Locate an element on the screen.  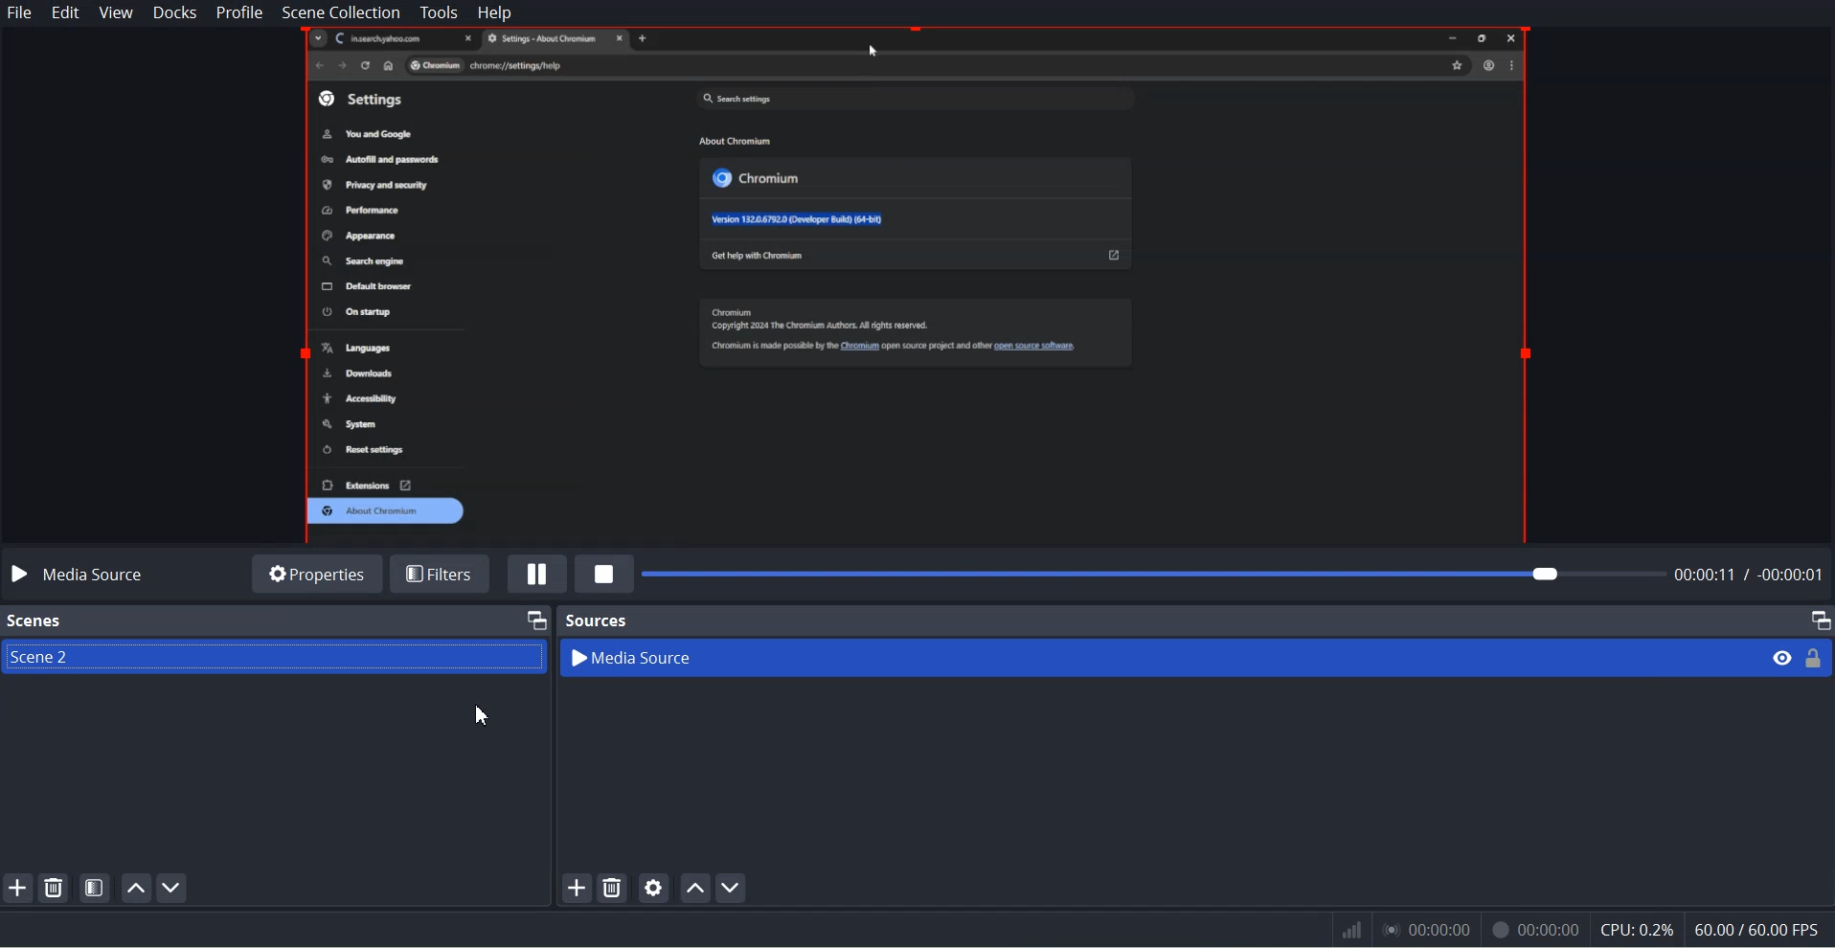
Scenes is located at coordinates (34, 621).